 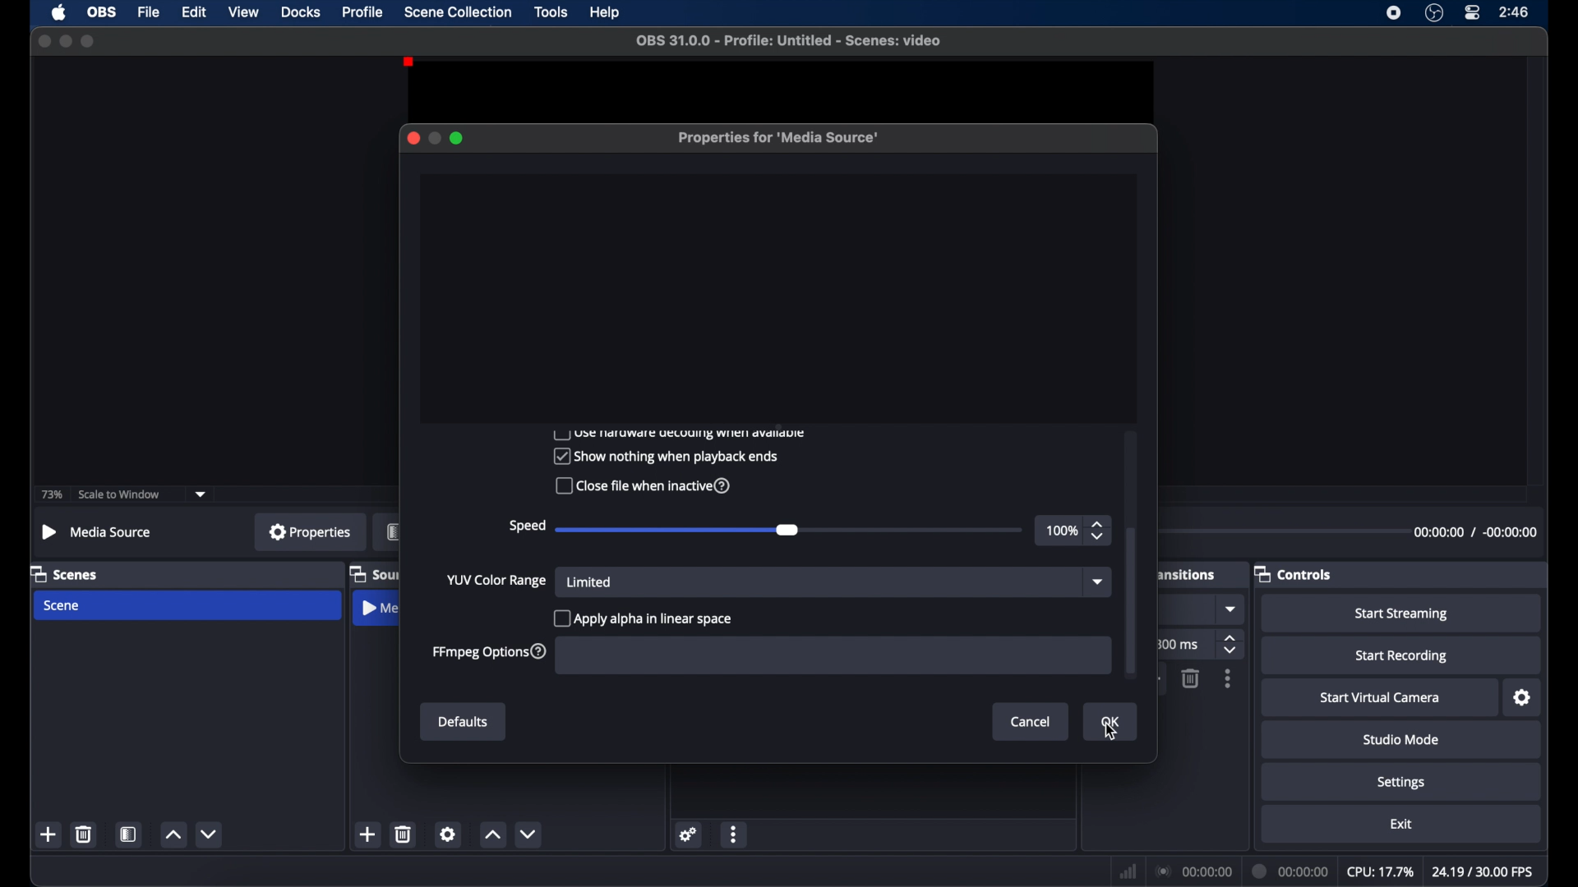 I want to click on start recording, so click(x=1402, y=656).